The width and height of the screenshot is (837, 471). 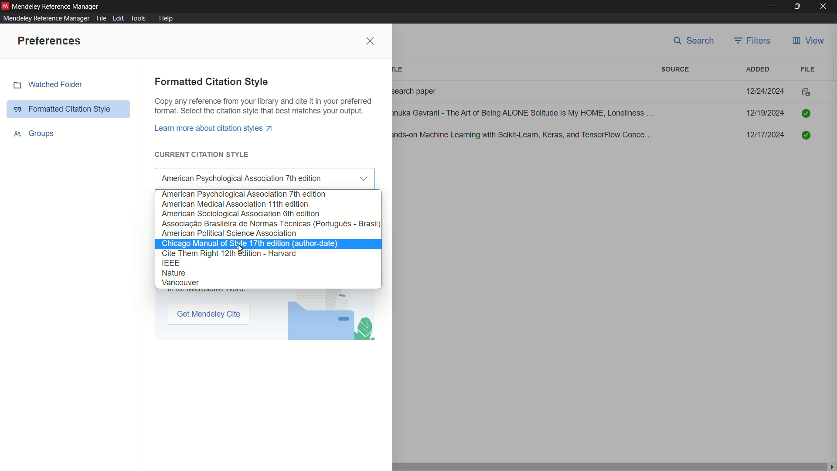 What do you see at coordinates (119, 18) in the screenshot?
I see `edit menu` at bounding box center [119, 18].